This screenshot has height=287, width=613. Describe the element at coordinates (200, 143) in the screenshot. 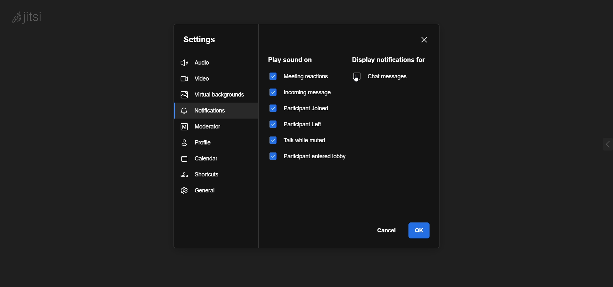

I see `profile` at that location.